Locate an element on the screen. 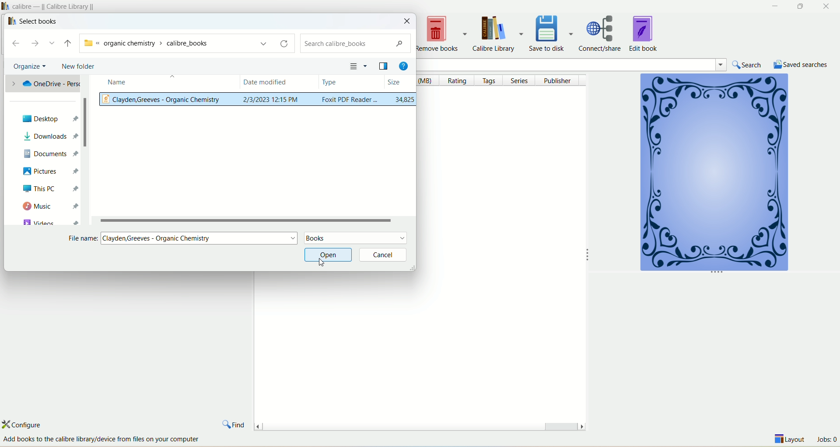  search is located at coordinates (591, 64).